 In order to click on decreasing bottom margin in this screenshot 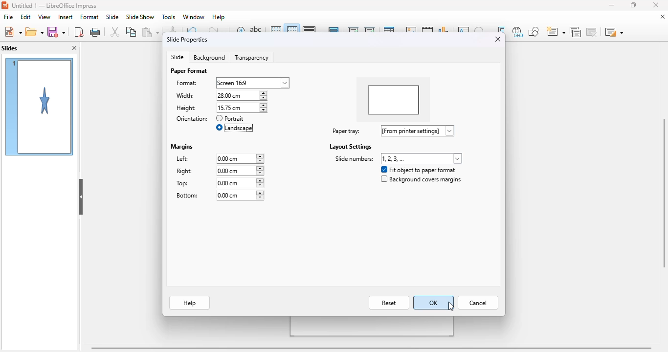, I will do `click(259, 198)`.